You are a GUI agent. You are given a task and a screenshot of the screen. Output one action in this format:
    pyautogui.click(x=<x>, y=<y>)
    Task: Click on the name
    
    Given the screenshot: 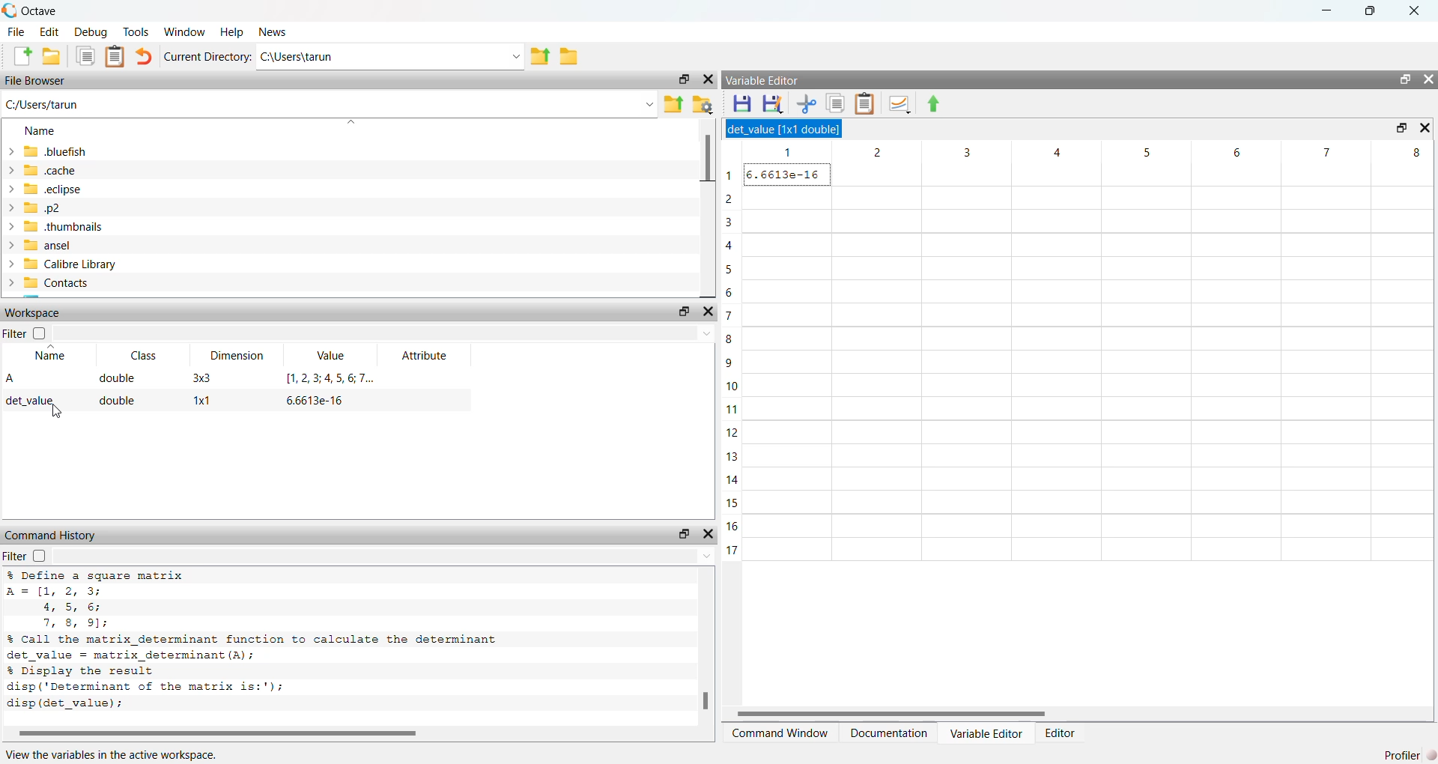 What is the action you would take?
    pyautogui.click(x=46, y=132)
    